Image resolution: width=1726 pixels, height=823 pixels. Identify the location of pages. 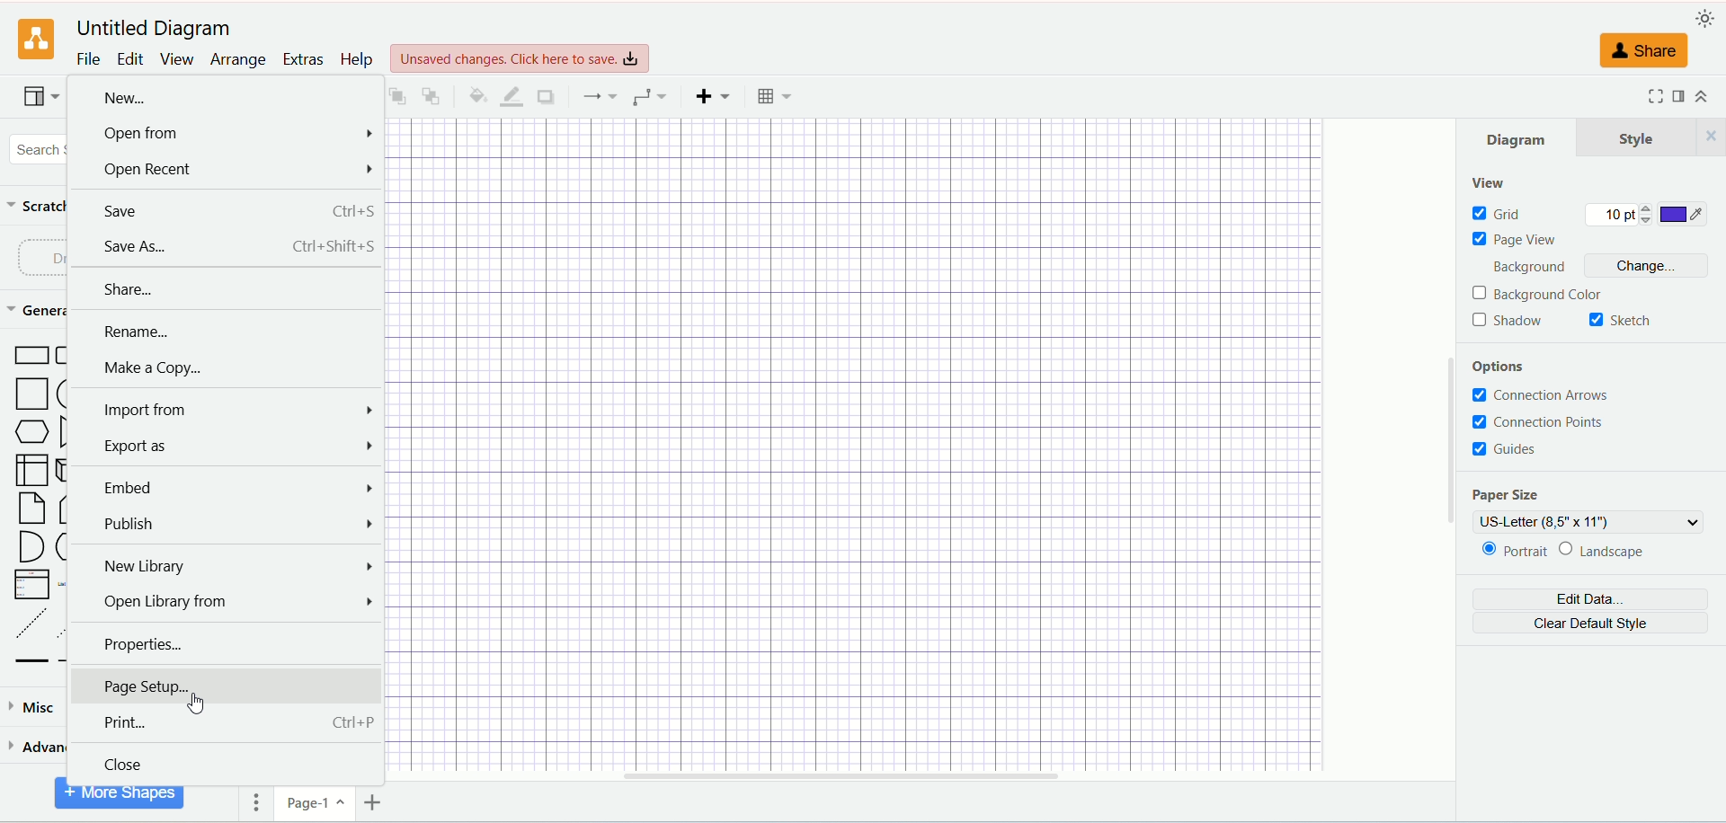
(253, 806).